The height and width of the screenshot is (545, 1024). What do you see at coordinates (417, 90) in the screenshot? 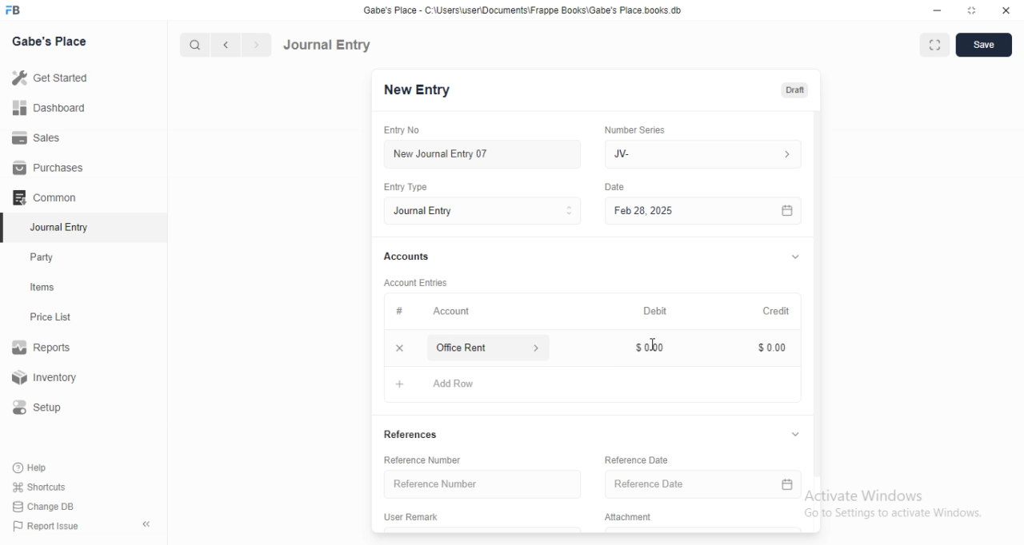
I see `New Entry` at bounding box center [417, 90].